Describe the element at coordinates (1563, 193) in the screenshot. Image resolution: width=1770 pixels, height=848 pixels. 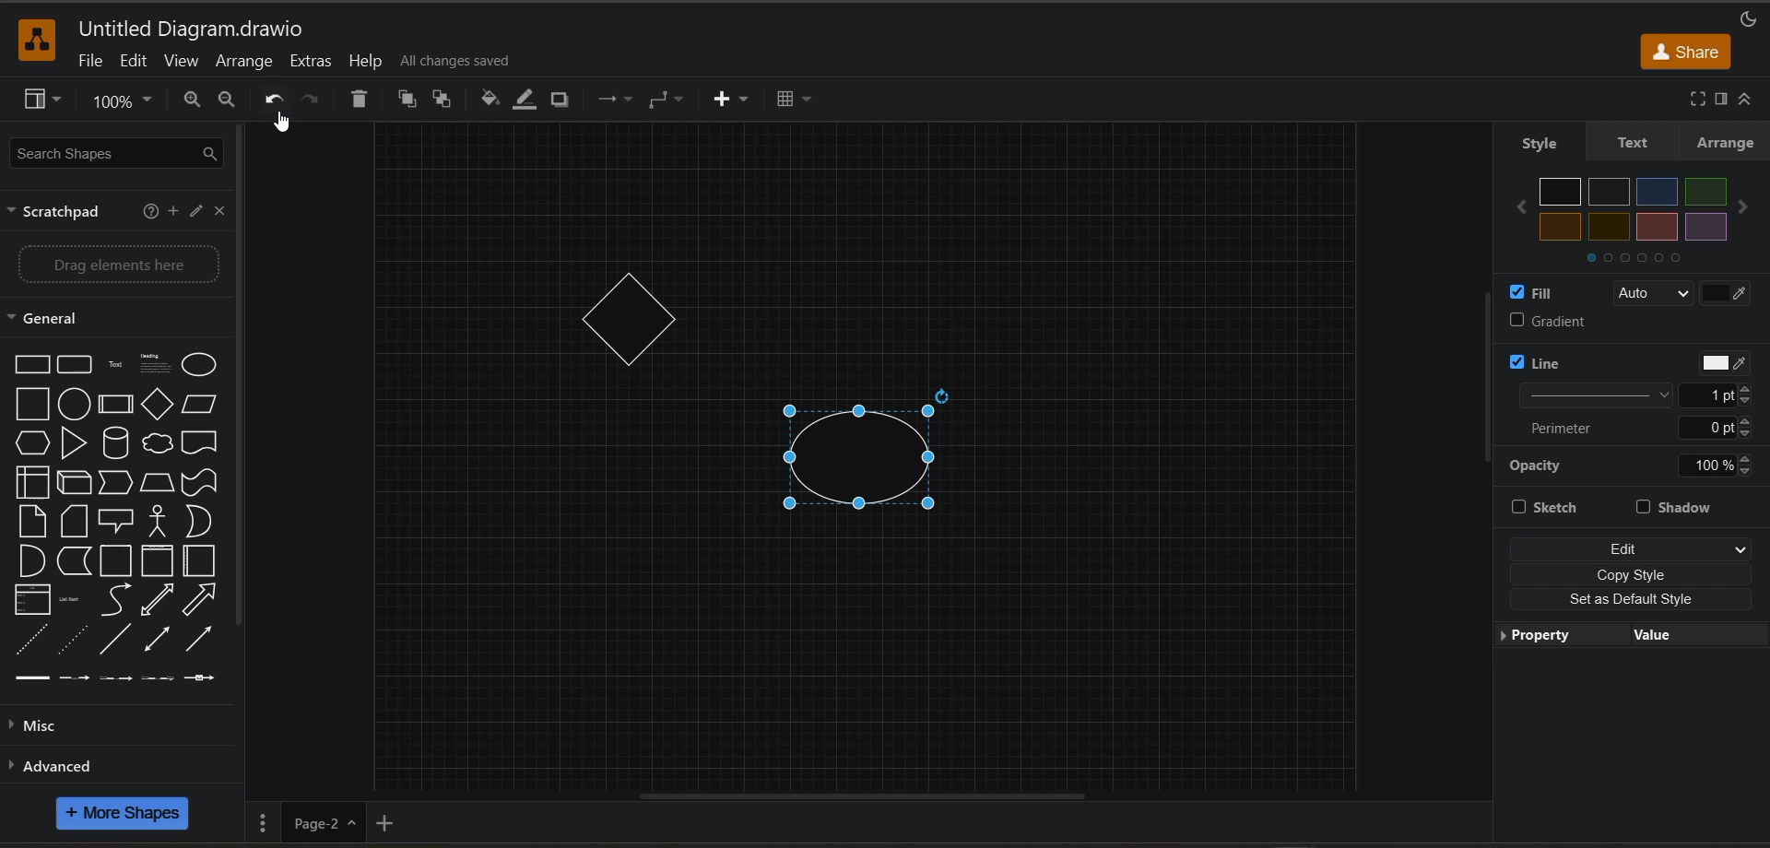
I see `Color 1` at that location.